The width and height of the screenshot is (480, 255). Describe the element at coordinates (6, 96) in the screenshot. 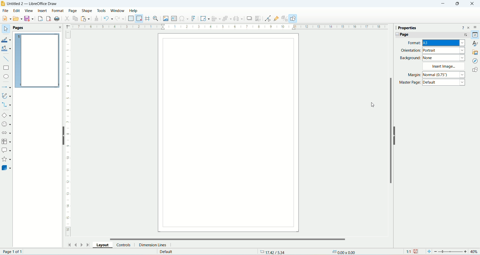

I see `curves and polygon` at that location.